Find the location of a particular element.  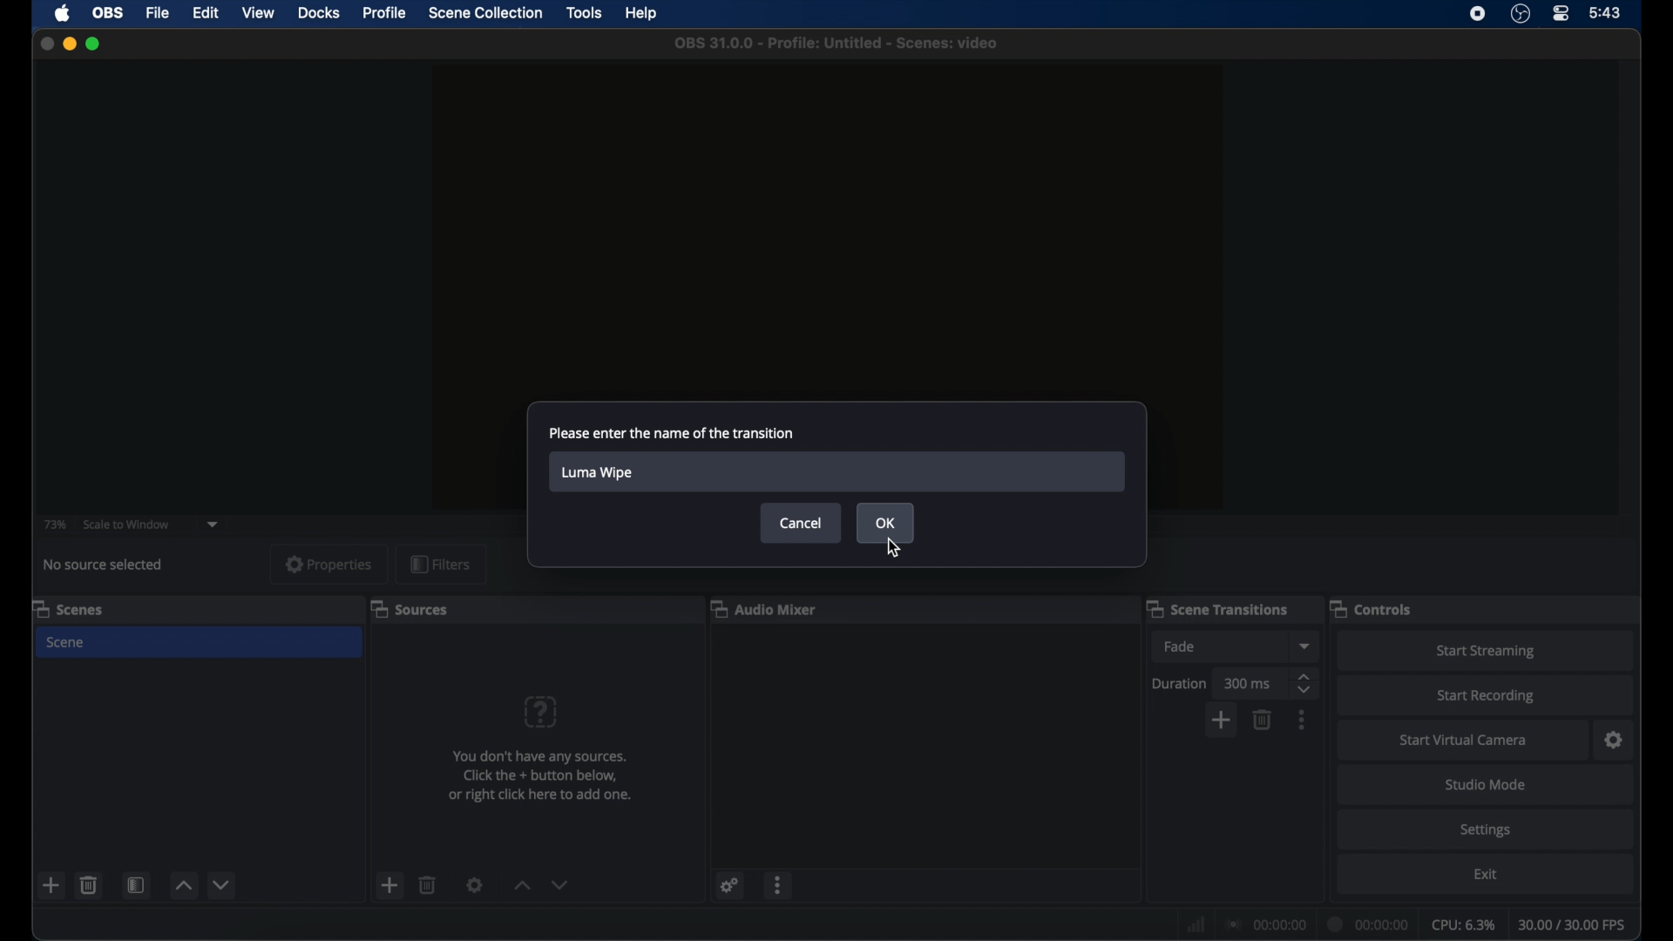

start streaming is located at coordinates (1487, 651).